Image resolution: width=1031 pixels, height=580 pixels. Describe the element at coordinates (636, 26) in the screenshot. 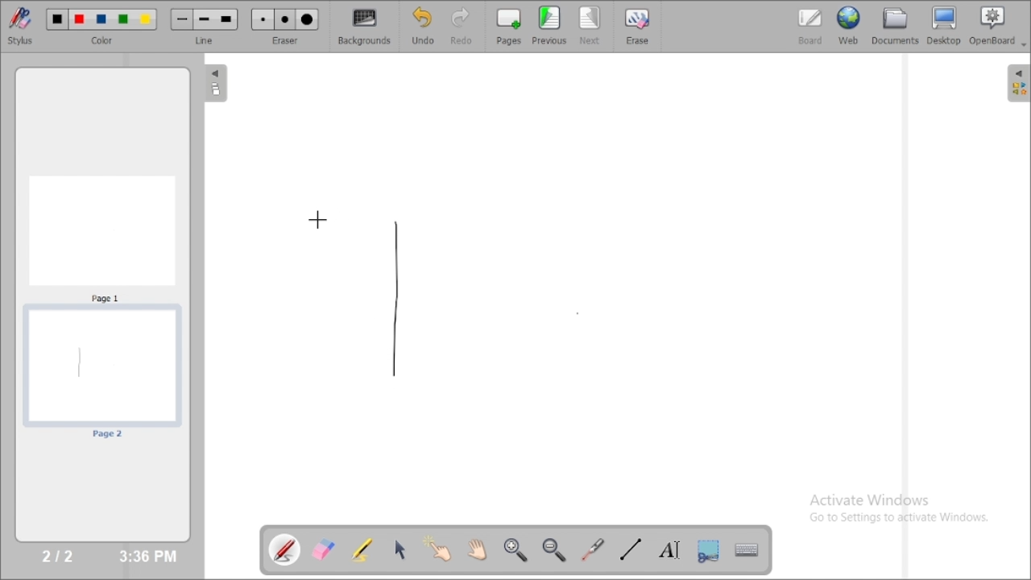

I see `erase` at that location.